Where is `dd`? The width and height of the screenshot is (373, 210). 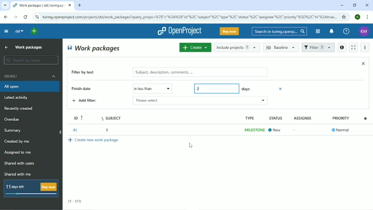
dd is located at coordinates (19, 31).